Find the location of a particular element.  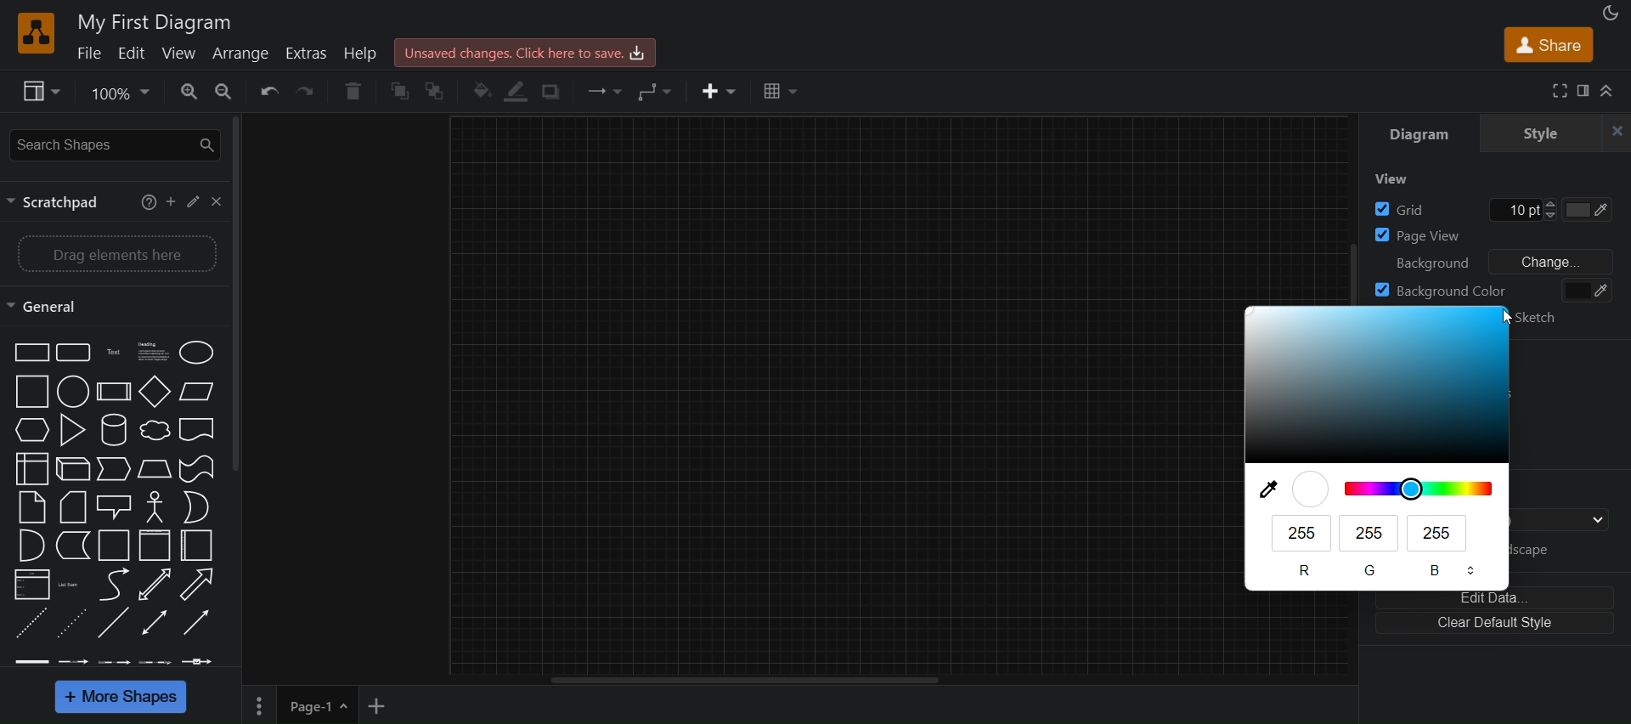

to back is located at coordinates (443, 88).